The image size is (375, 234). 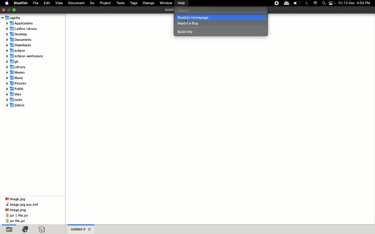 What do you see at coordinates (315, 3) in the screenshot?
I see `Internet` at bounding box center [315, 3].